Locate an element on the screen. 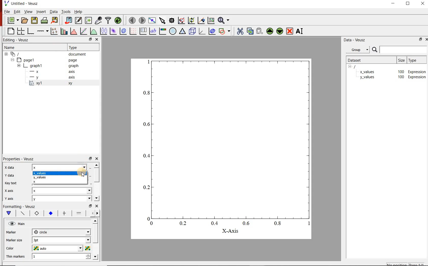 The image size is (428, 266). plot a function is located at coordinates (93, 31).